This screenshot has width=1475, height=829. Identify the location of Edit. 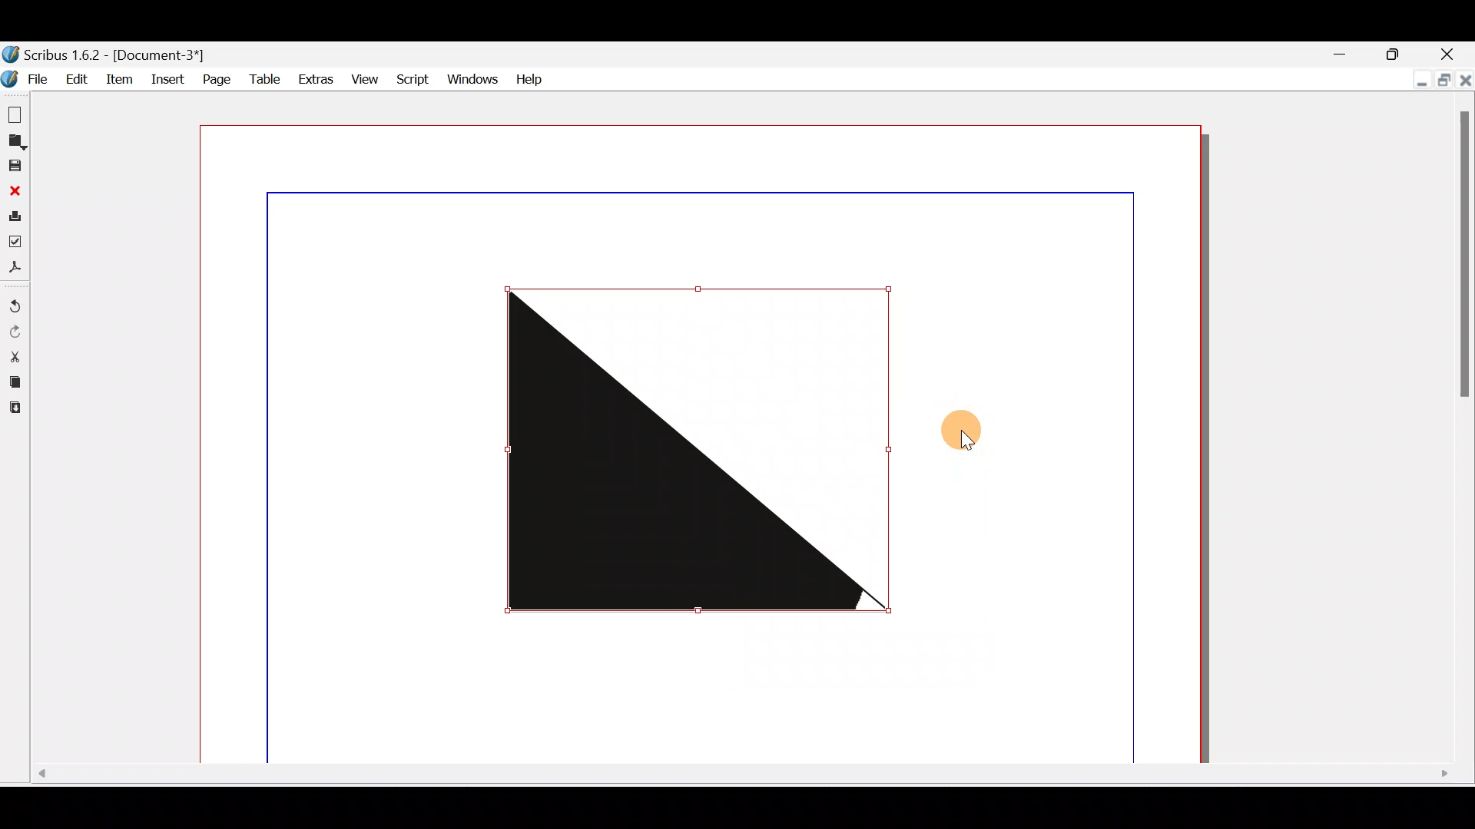
(75, 78).